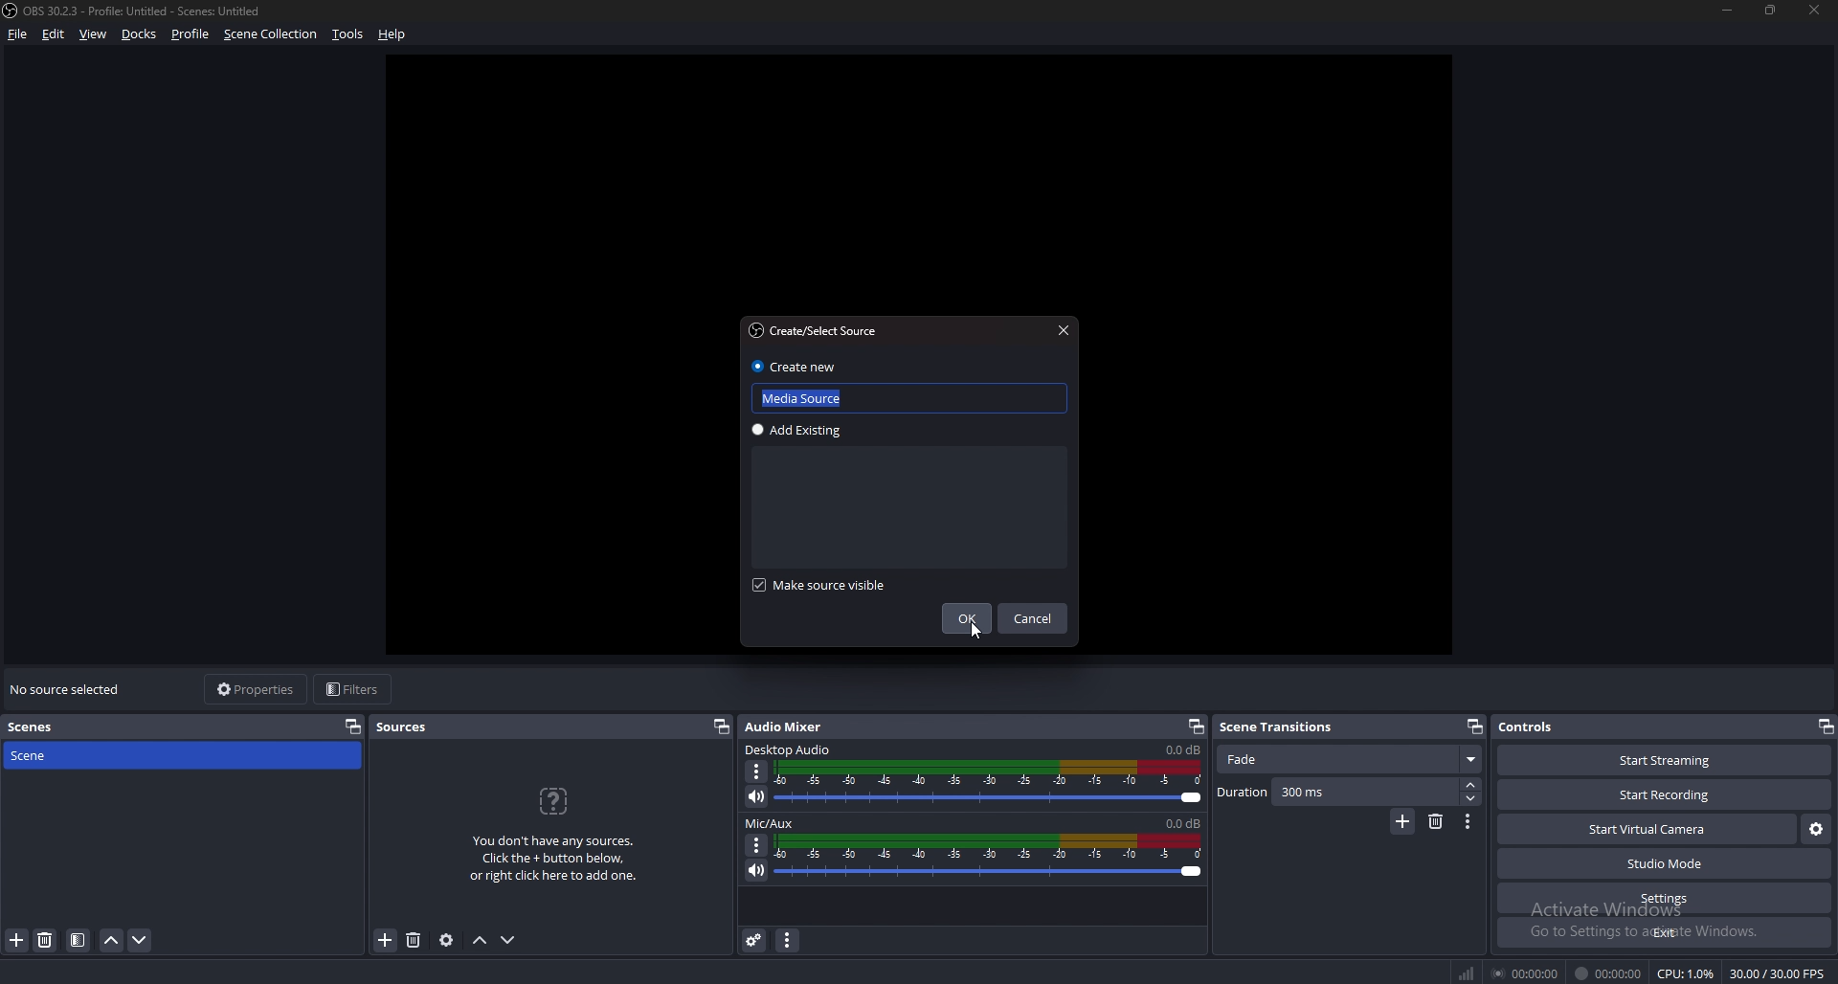 This screenshot has height=984, width=1838. What do you see at coordinates (1825, 728) in the screenshot?
I see `pop out` at bounding box center [1825, 728].